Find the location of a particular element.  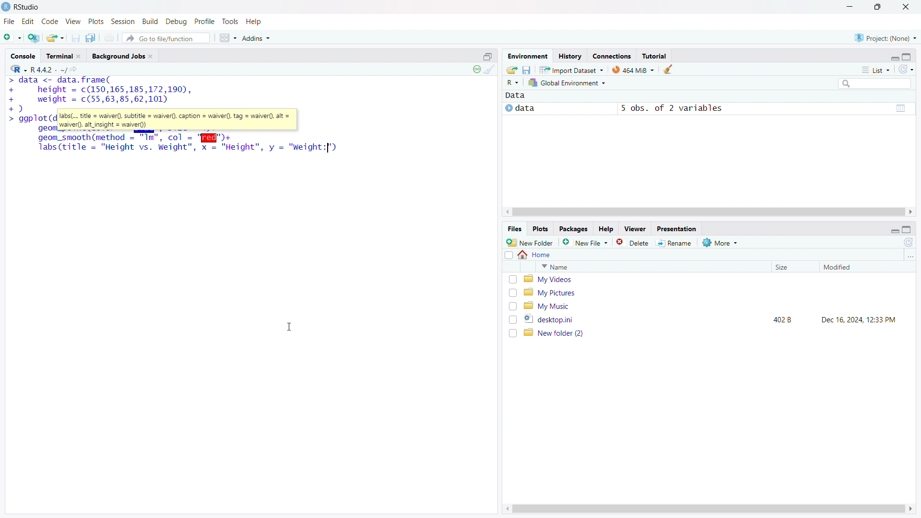

tools is located at coordinates (230, 22).